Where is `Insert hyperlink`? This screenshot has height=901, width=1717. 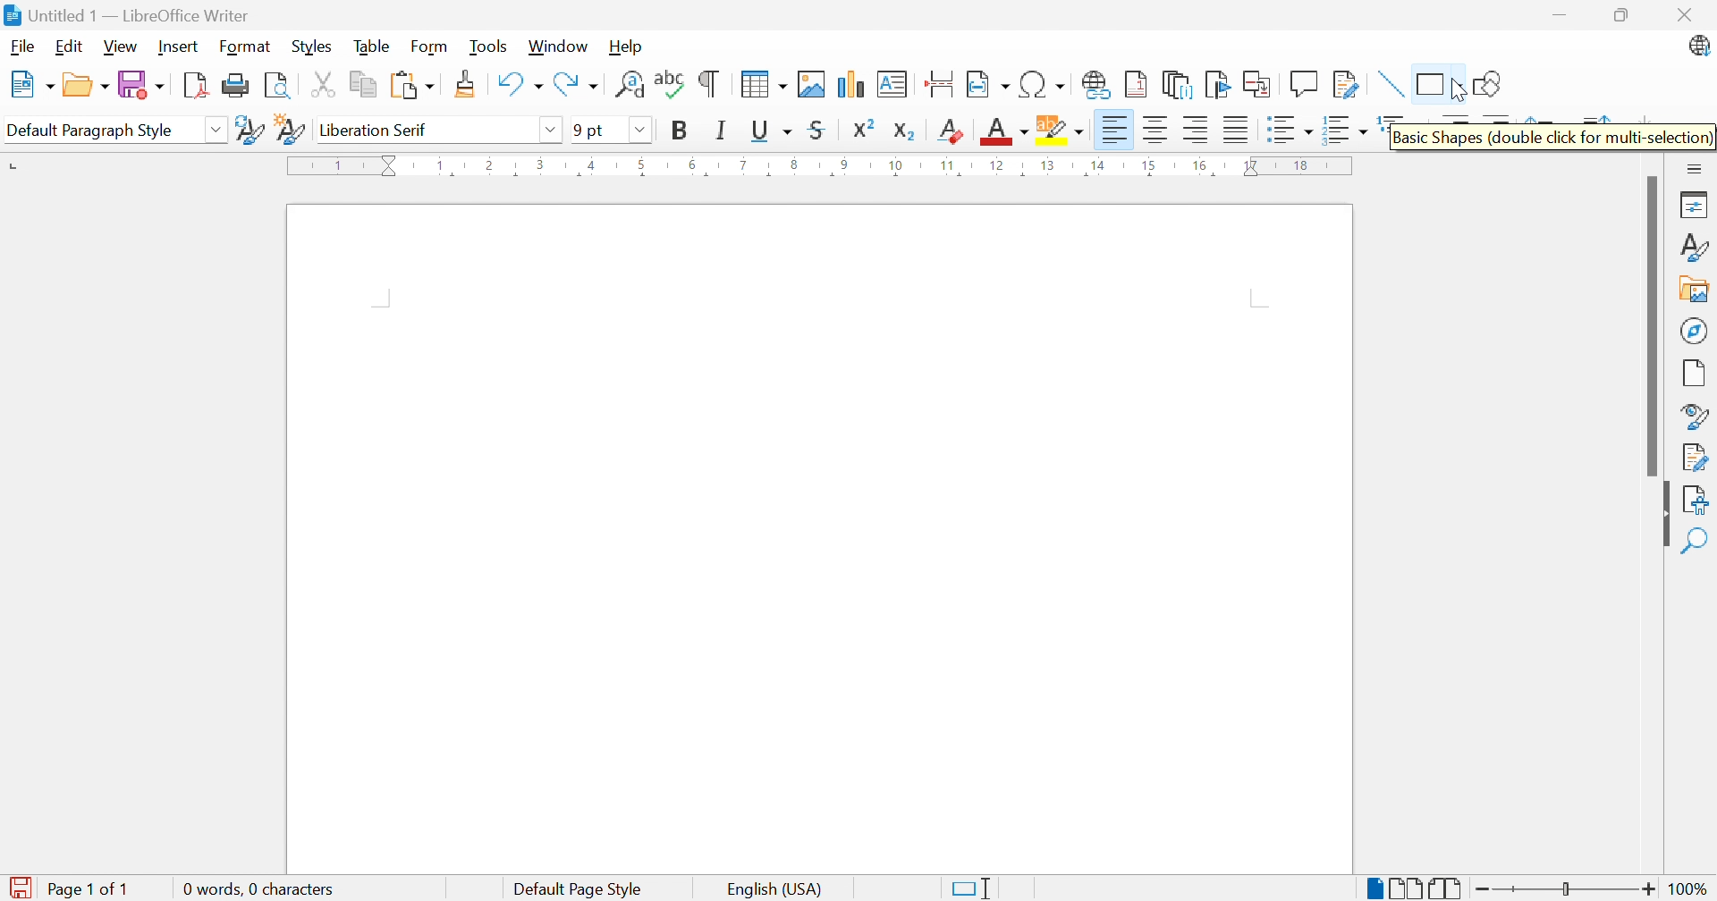
Insert hyperlink is located at coordinates (1097, 84).